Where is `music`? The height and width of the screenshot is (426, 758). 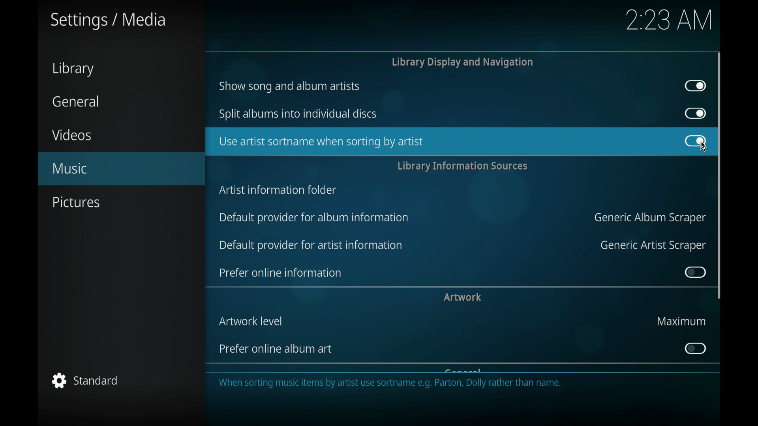
music is located at coordinates (122, 168).